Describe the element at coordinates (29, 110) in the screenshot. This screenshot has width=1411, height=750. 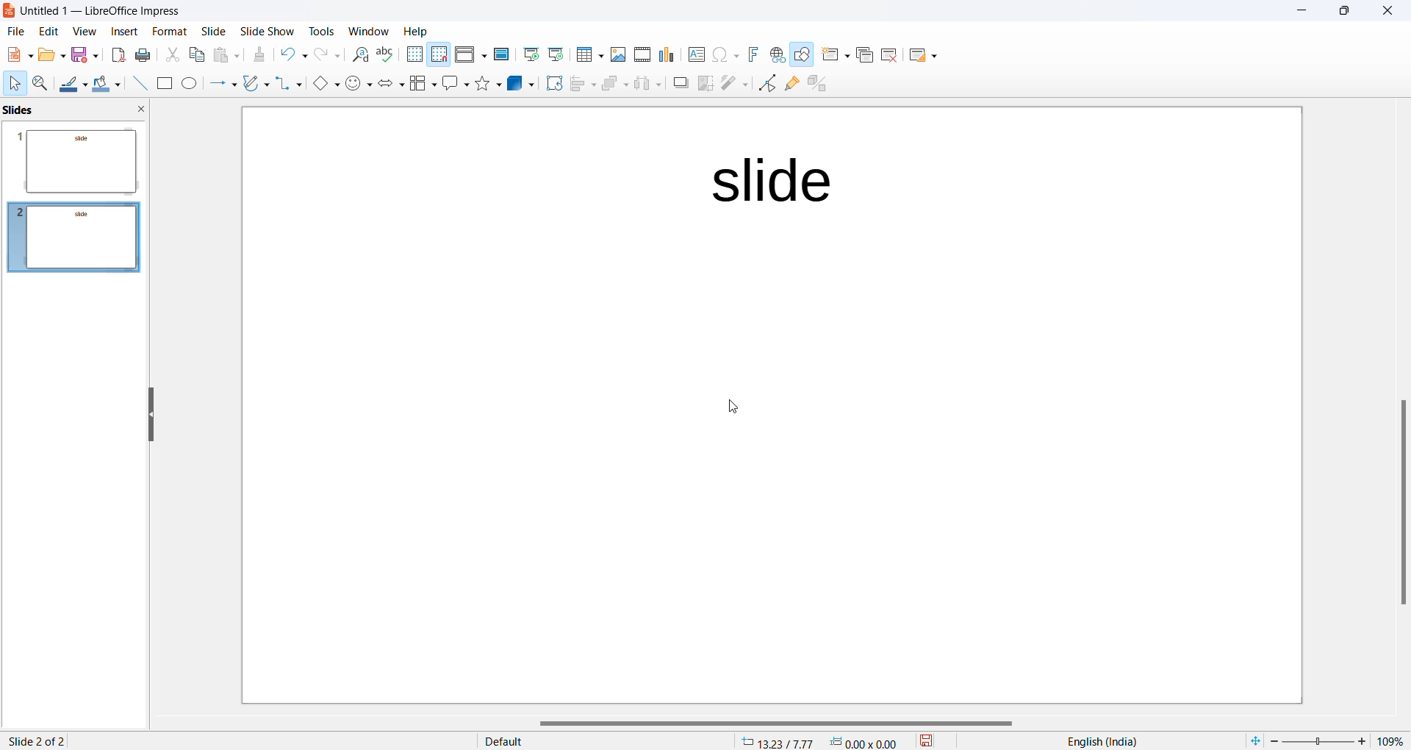
I see `slide preview pane` at that location.